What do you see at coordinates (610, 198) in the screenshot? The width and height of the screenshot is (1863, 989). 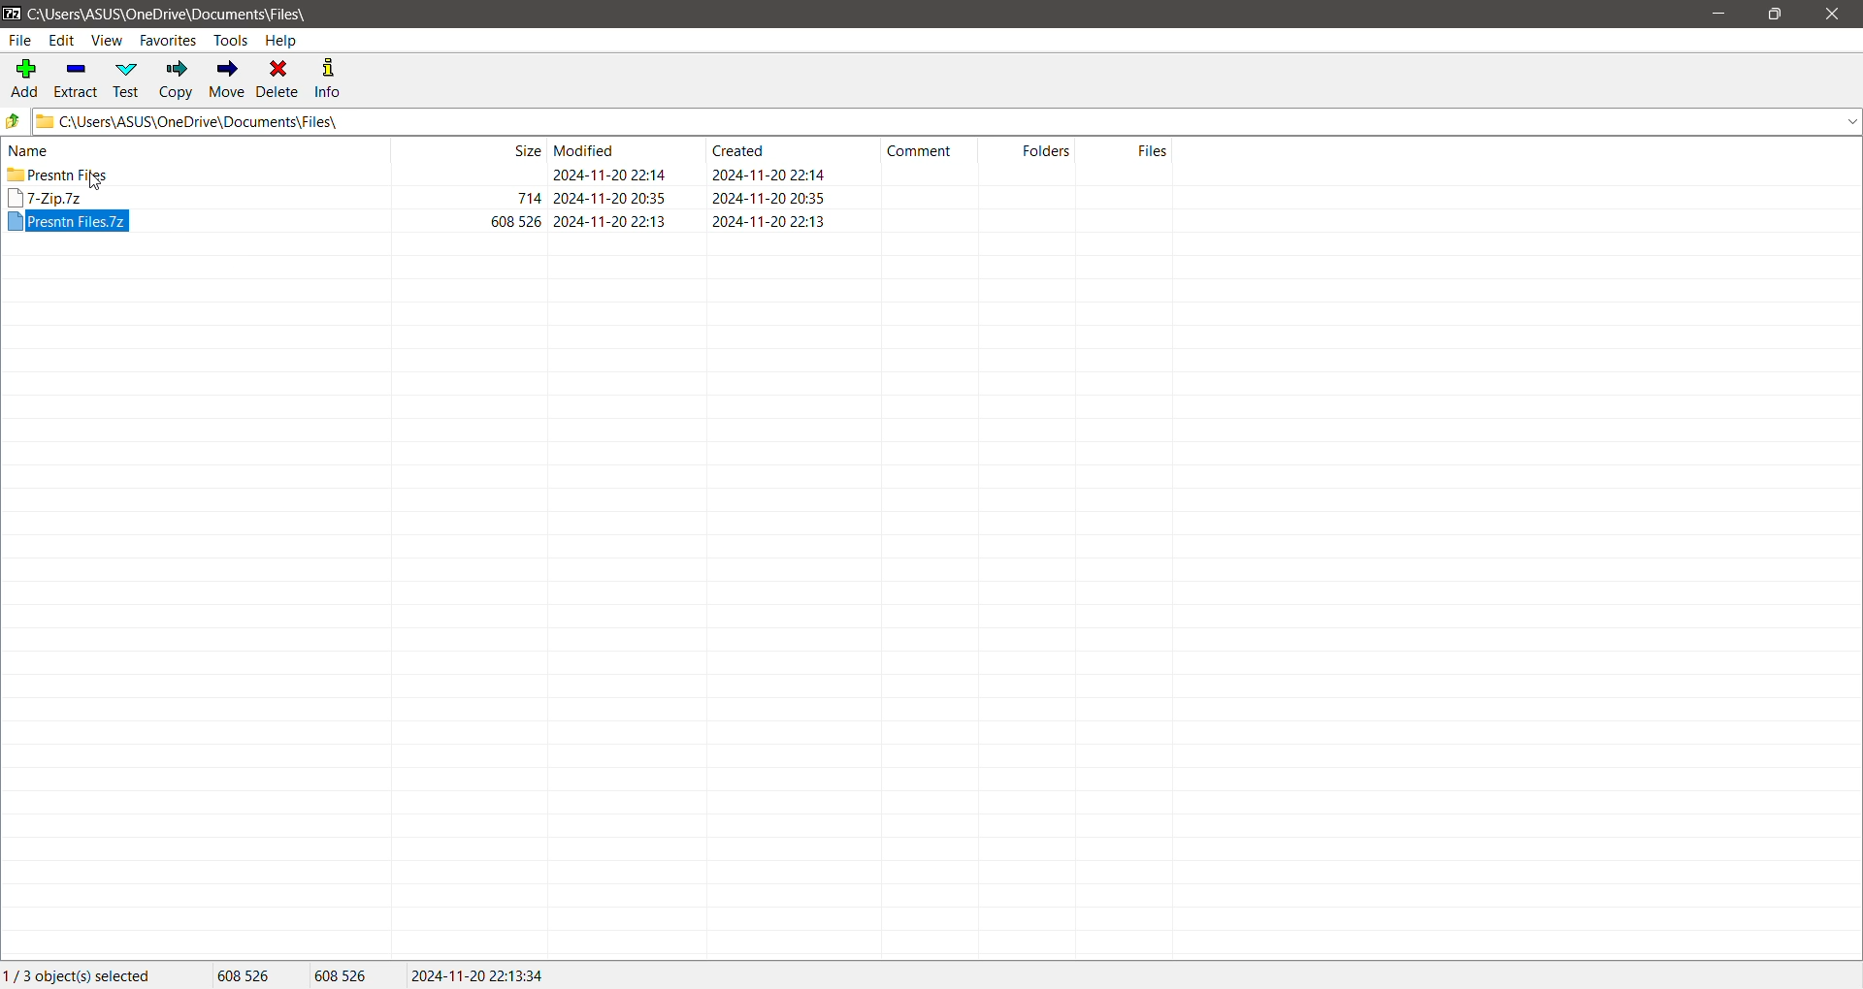 I see `modified date & time` at bounding box center [610, 198].